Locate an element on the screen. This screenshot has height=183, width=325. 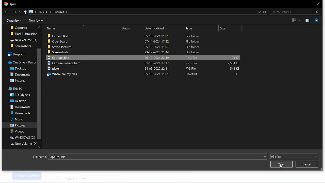
files is located at coordinates (146, 47).